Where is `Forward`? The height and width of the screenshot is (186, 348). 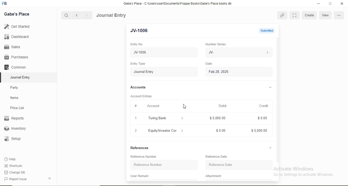 Forward is located at coordinates (87, 15).